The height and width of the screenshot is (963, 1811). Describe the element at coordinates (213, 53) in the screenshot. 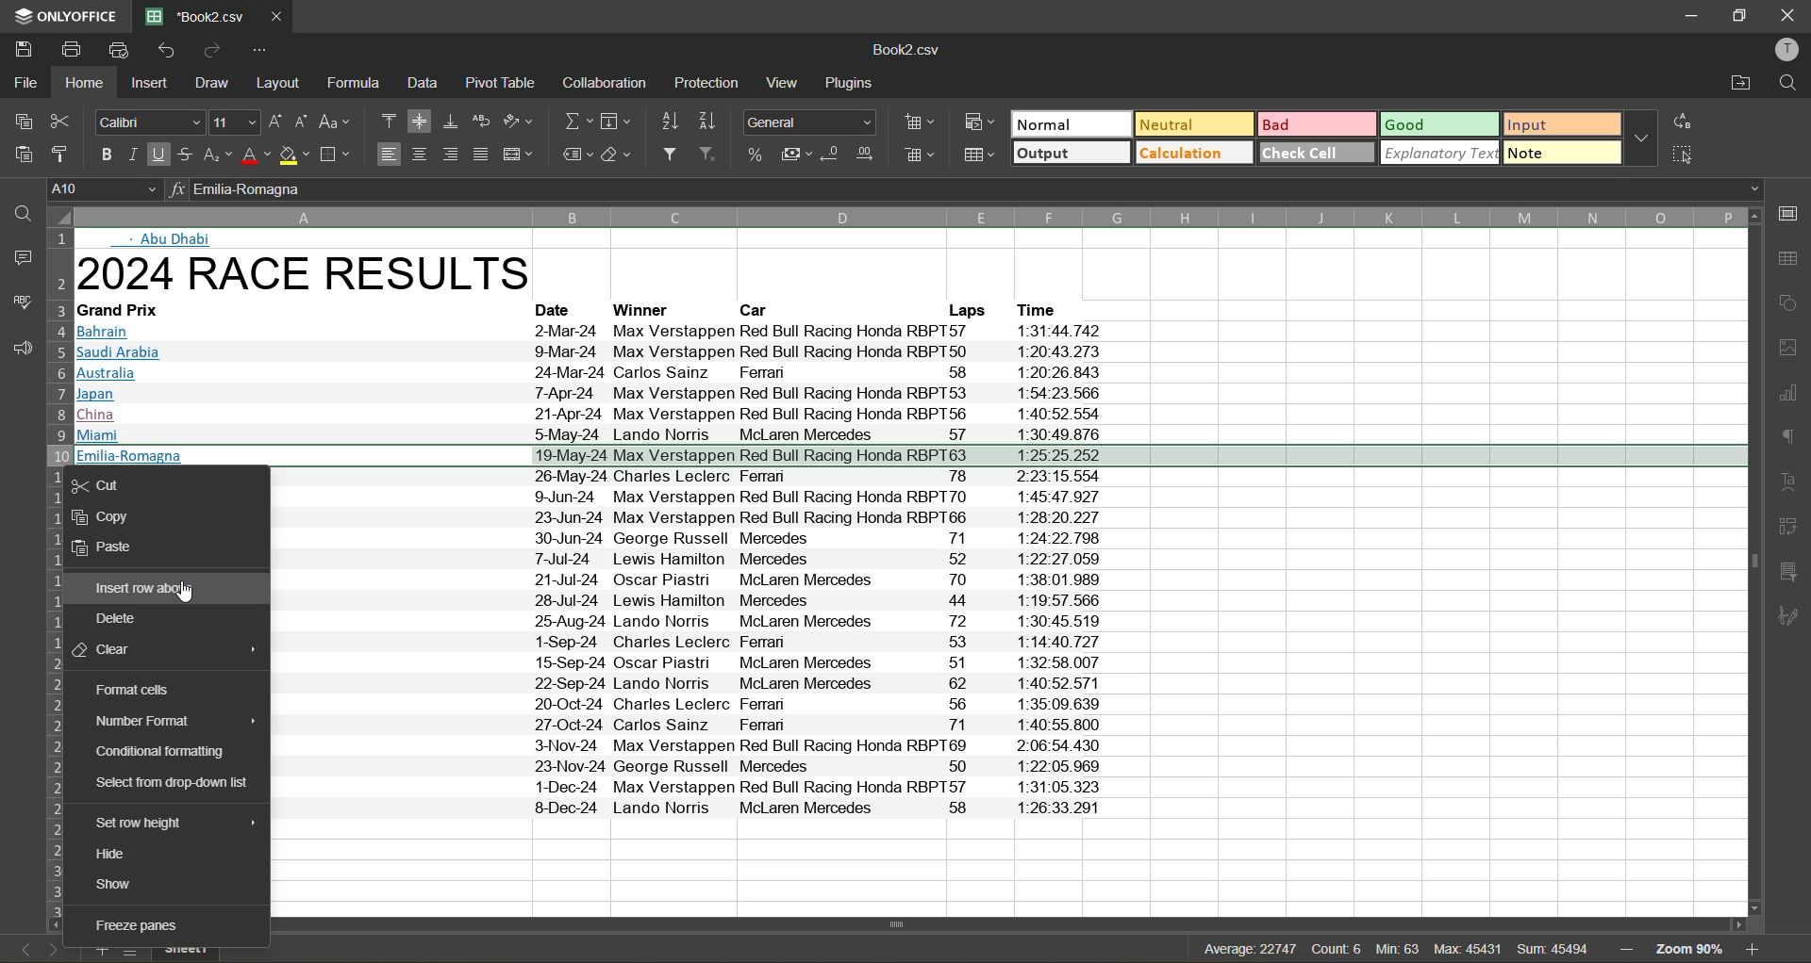

I see `redo` at that location.